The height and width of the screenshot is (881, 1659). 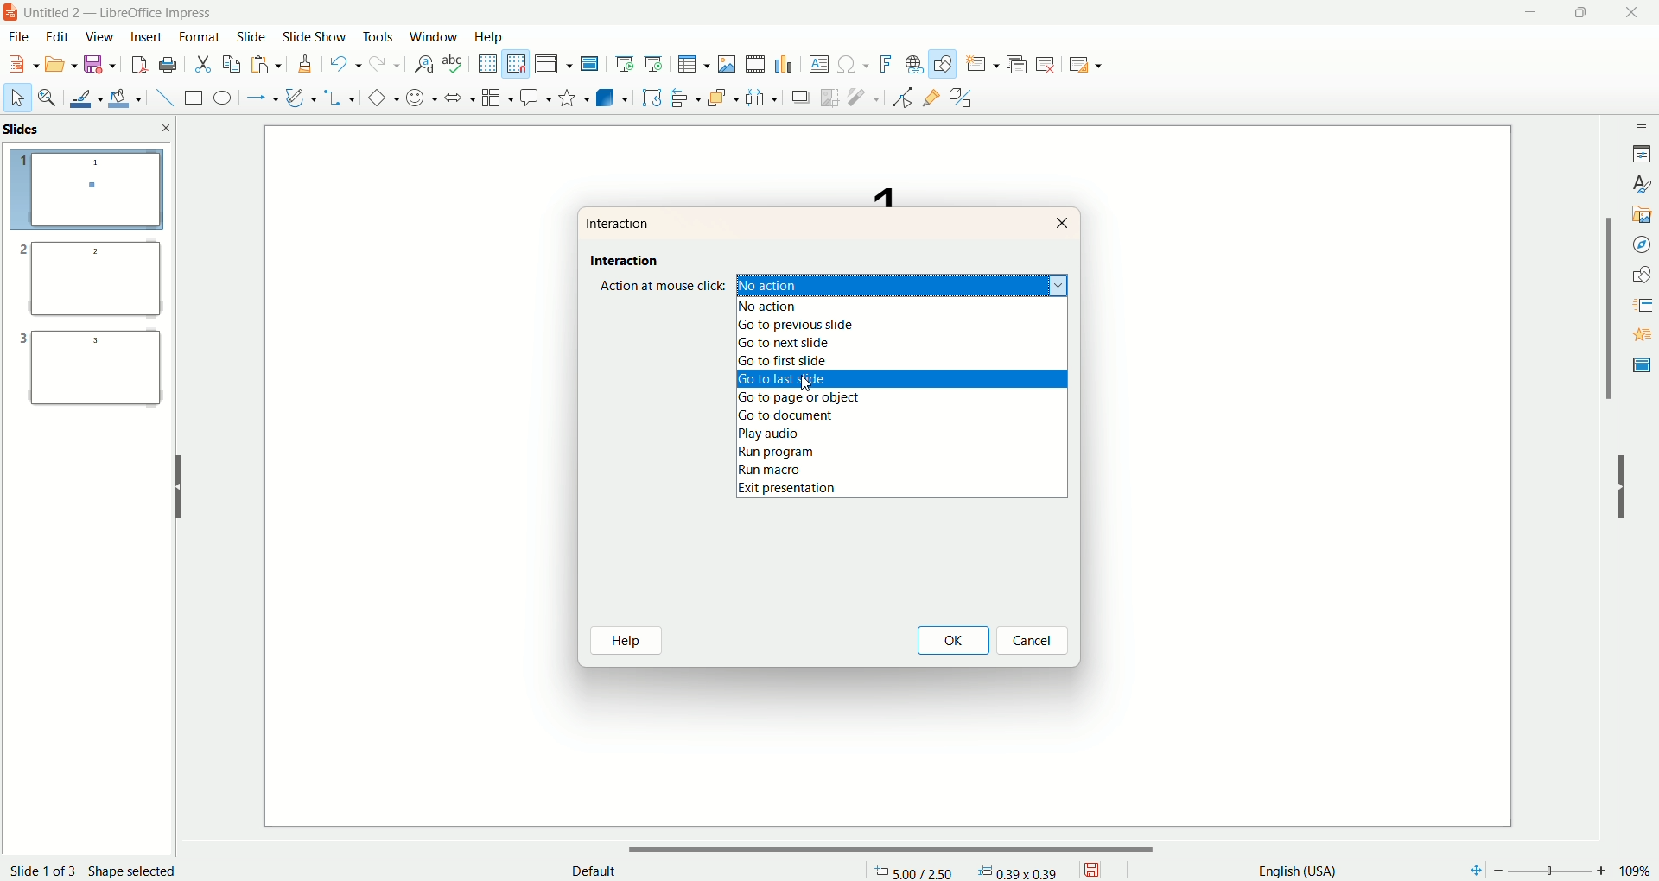 I want to click on crop image, so click(x=830, y=97).